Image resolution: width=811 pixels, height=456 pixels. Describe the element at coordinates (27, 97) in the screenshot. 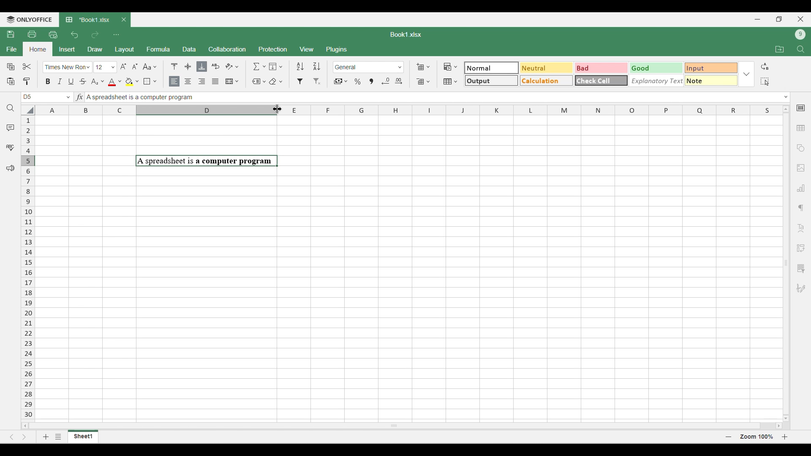

I see `Selected cell` at that location.